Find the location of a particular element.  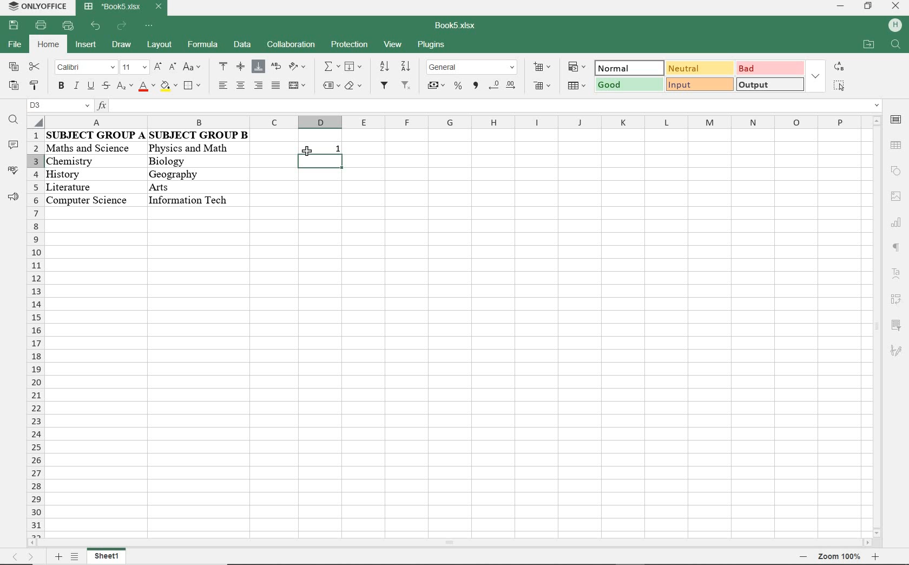

customize quick access toolbar is located at coordinates (68, 26).